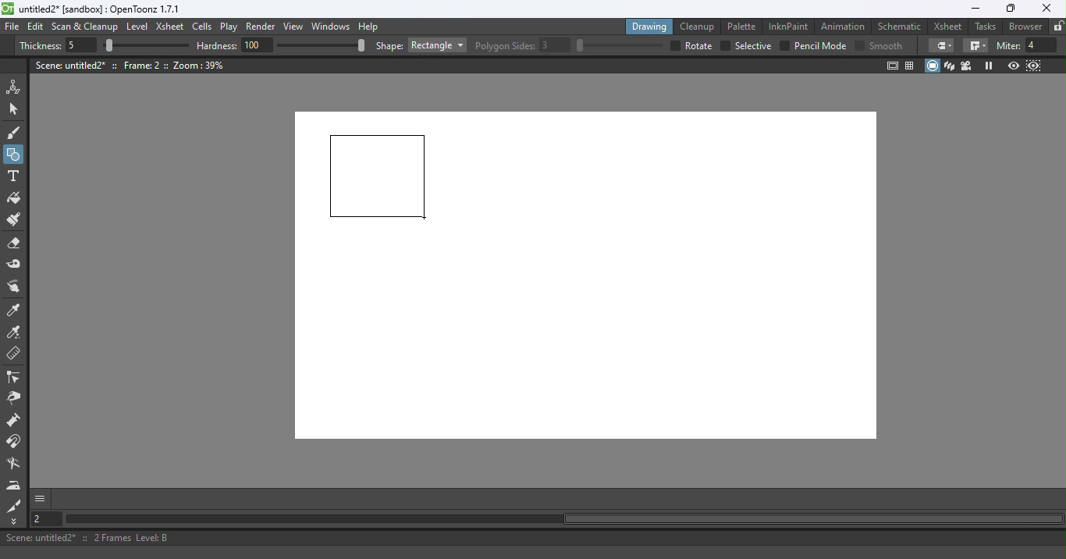  Describe the element at coordinates (258, 45) in the screenshot. I see `100` at that location.